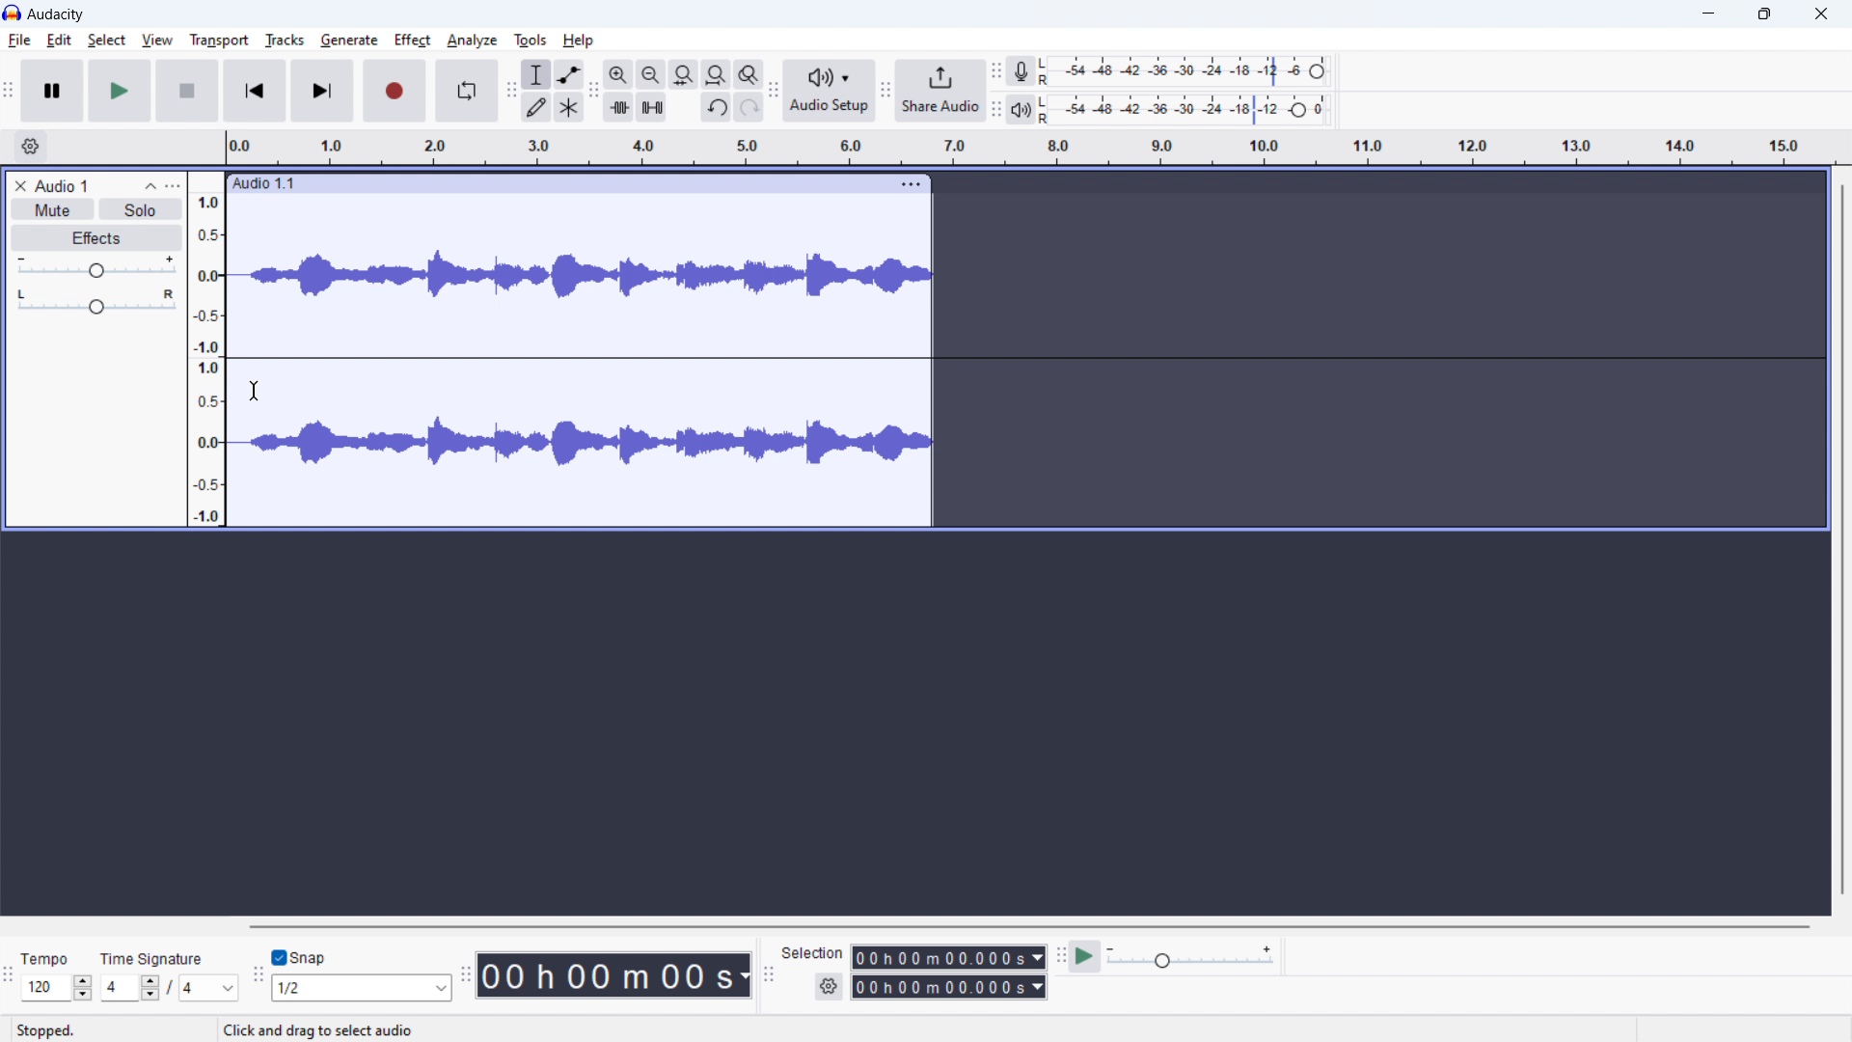 The width and height of the screenshot is (1852, 1042). What do you see at coordinates (769, 975) in the screenshot?
I see `selection toolbar` at bounding box center [769, 975].